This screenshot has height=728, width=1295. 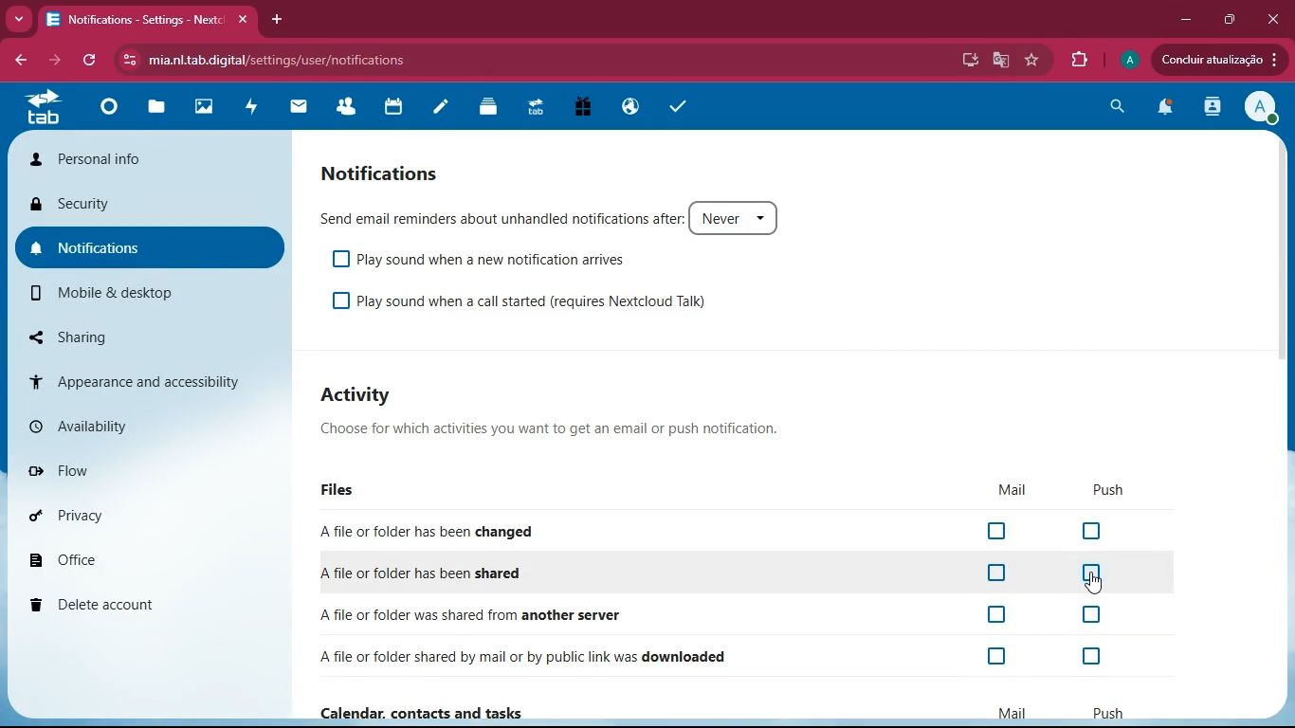 I want to click on gift, so click(x=578, y=109).